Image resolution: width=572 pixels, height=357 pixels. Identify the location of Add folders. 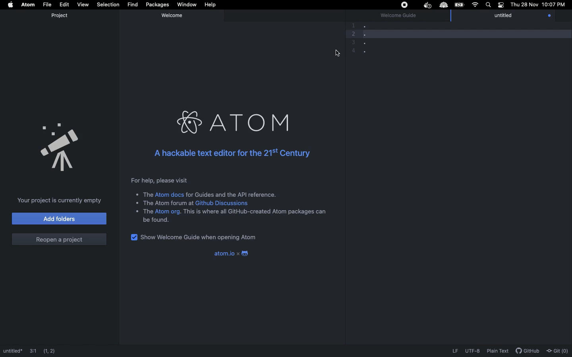
(59, 219).